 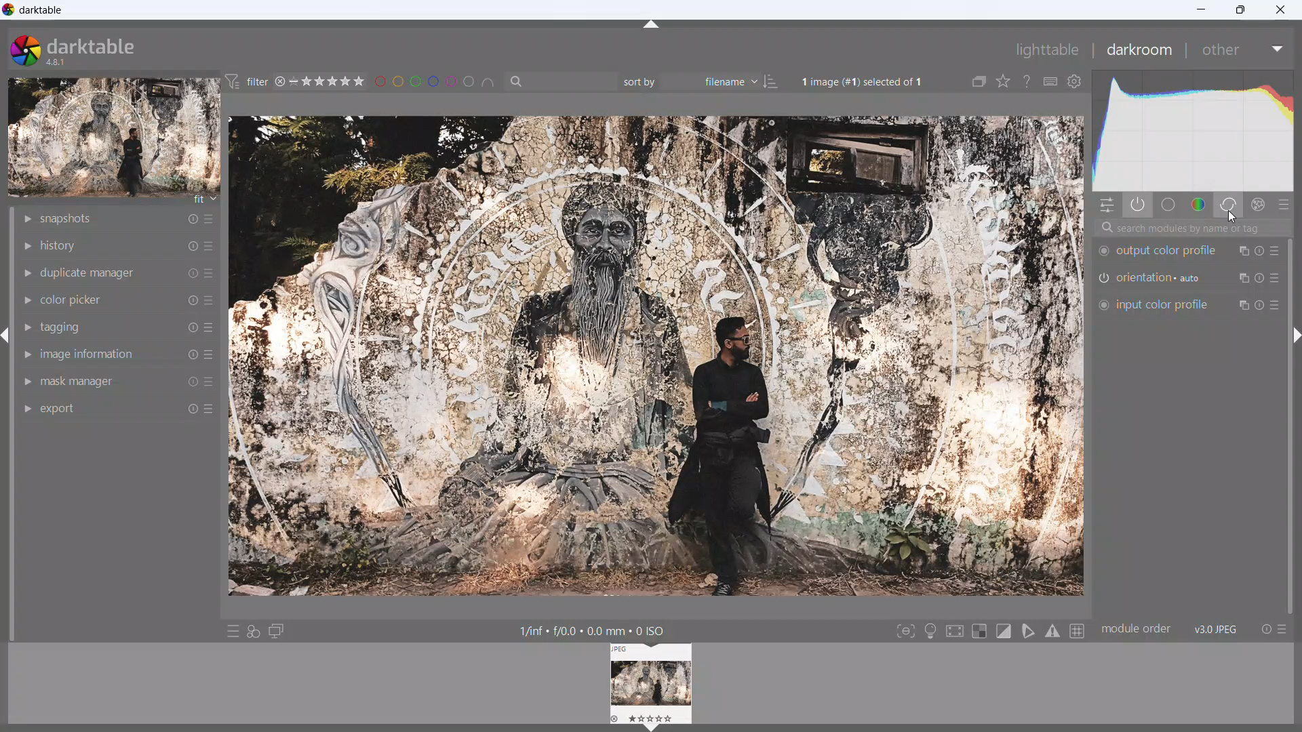 I want to click on reject rating, so click(x=281, y=83).